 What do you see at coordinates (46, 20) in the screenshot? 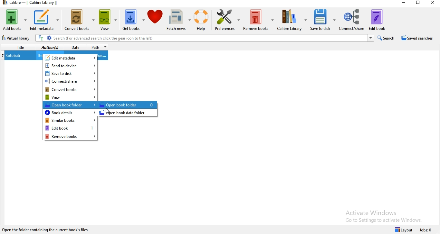
I see `edit metadata` at bounding box center [46, 20].